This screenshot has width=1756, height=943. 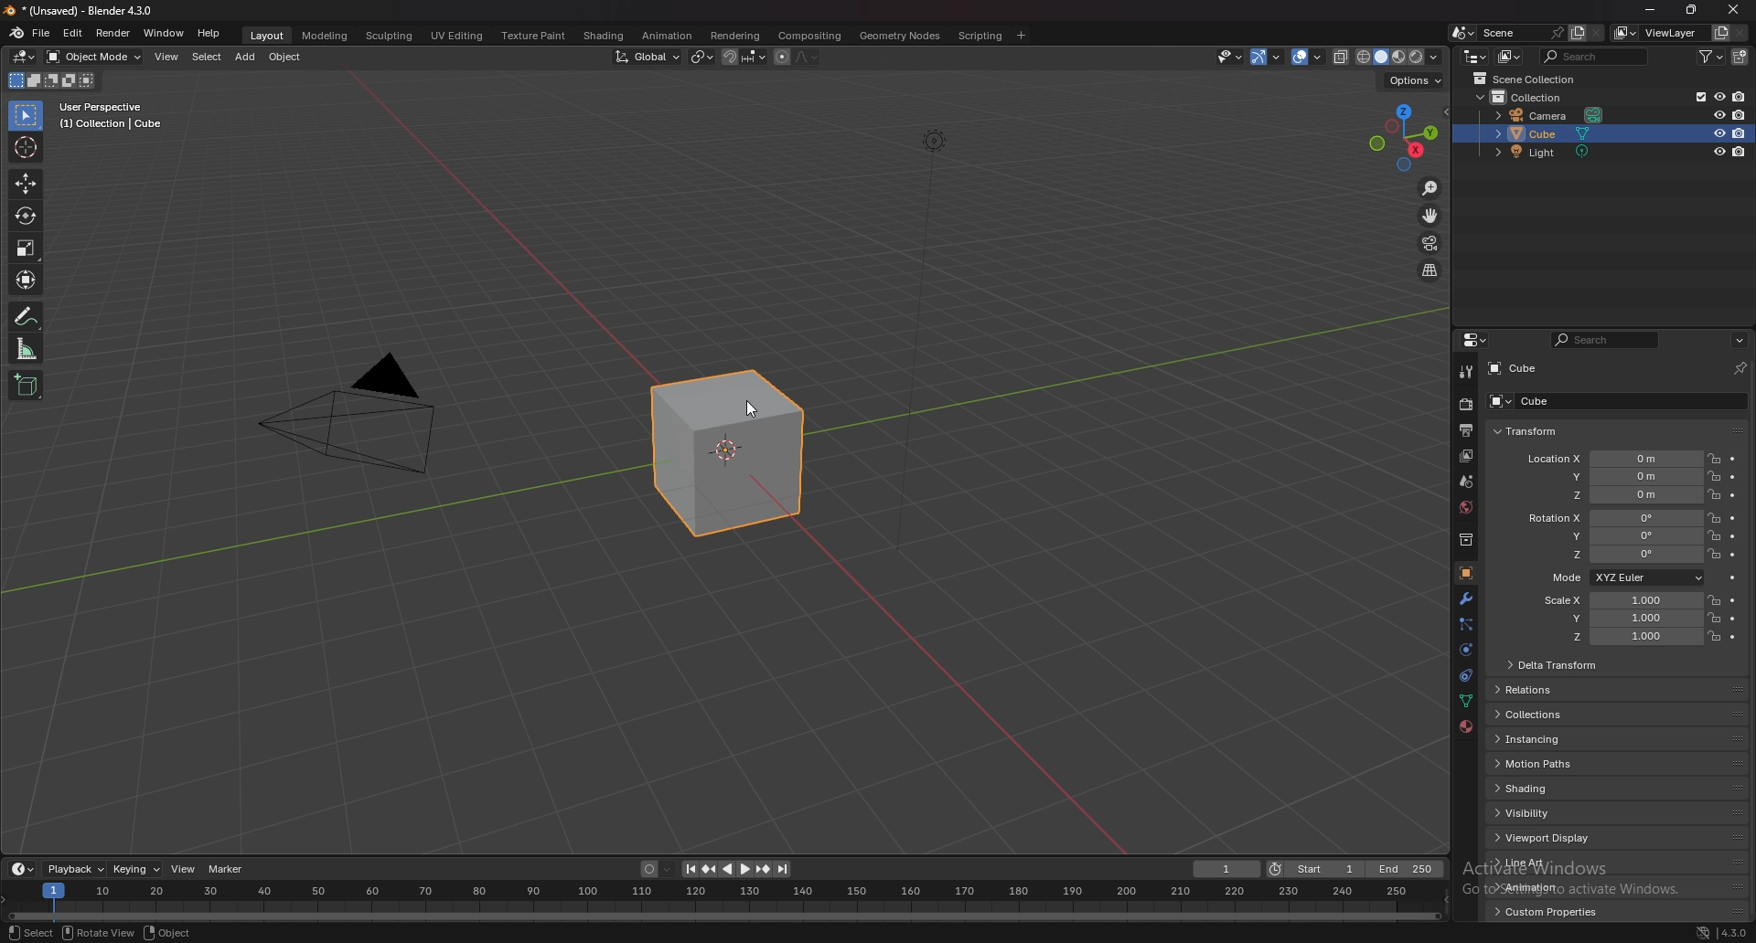 I want to click on render, so click(x=1465, y=405).